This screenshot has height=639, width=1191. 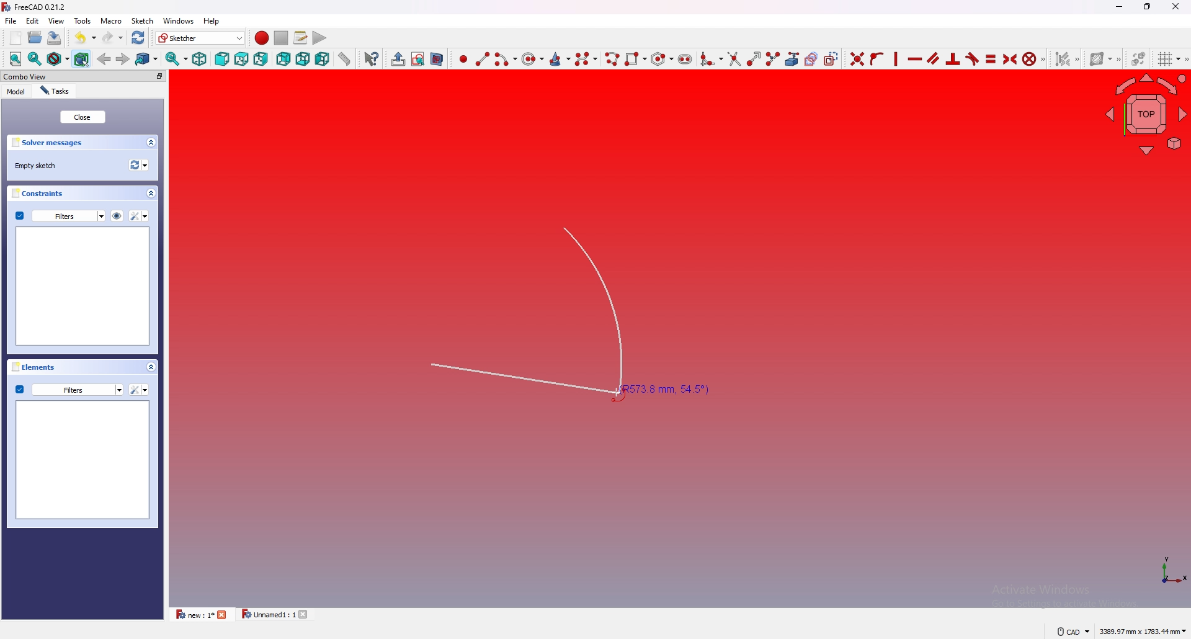 I want to click on constrain tangent, so click(x=973, y=58).